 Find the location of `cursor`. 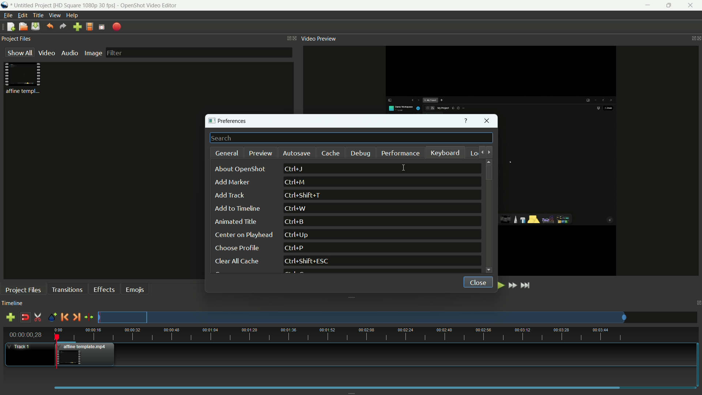

cursor is located at coordinates (404, 168).